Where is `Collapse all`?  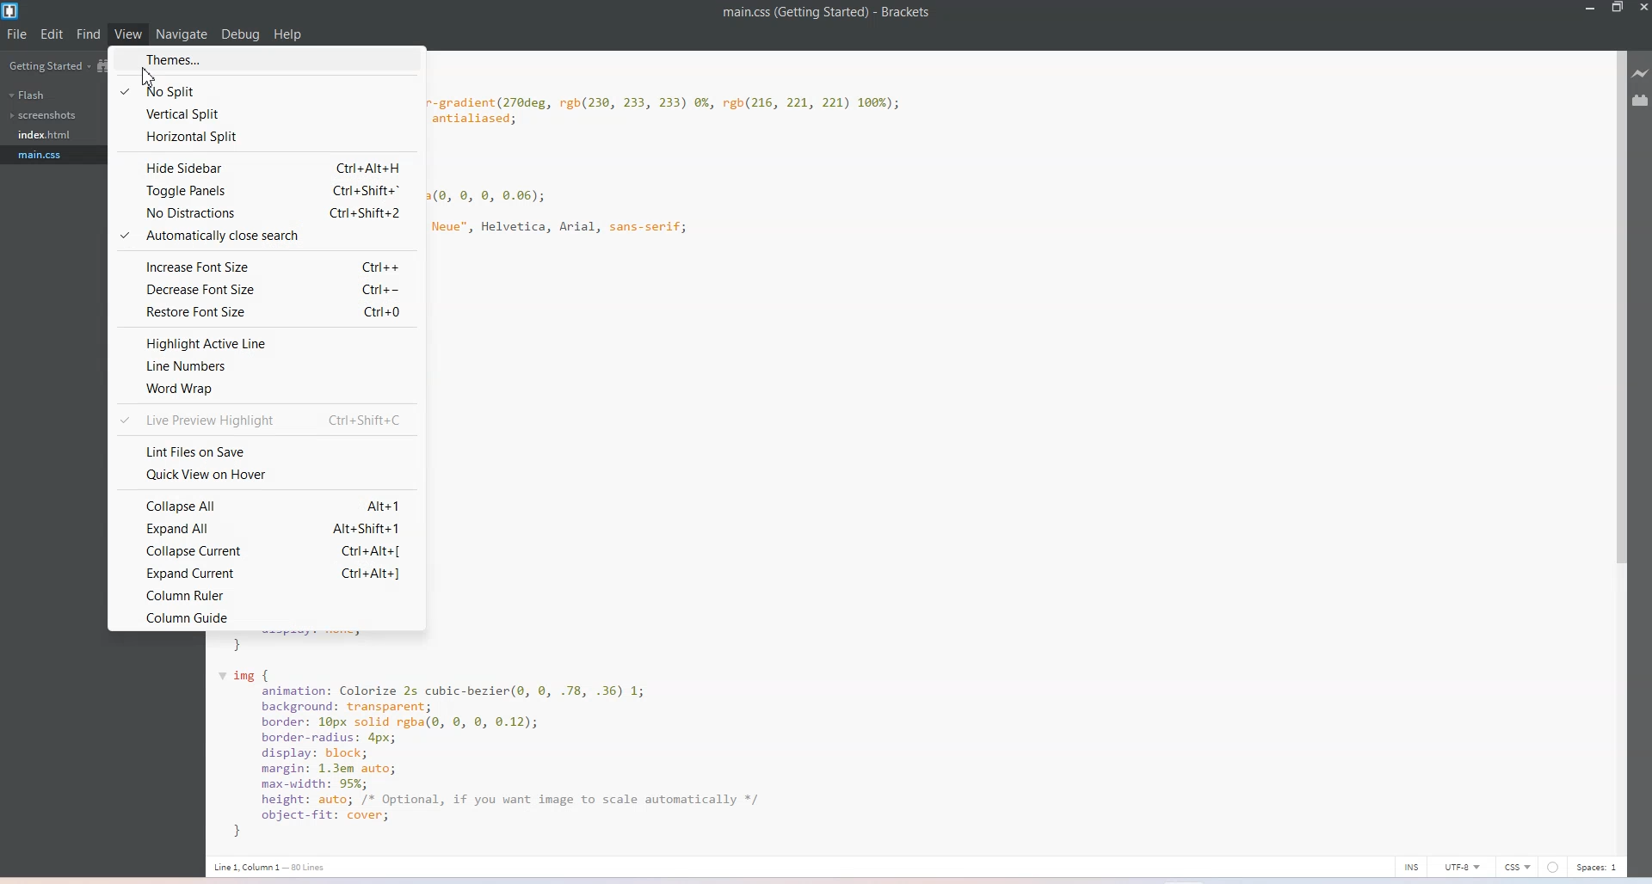 Collapse all is located at coordinates (266, 504).